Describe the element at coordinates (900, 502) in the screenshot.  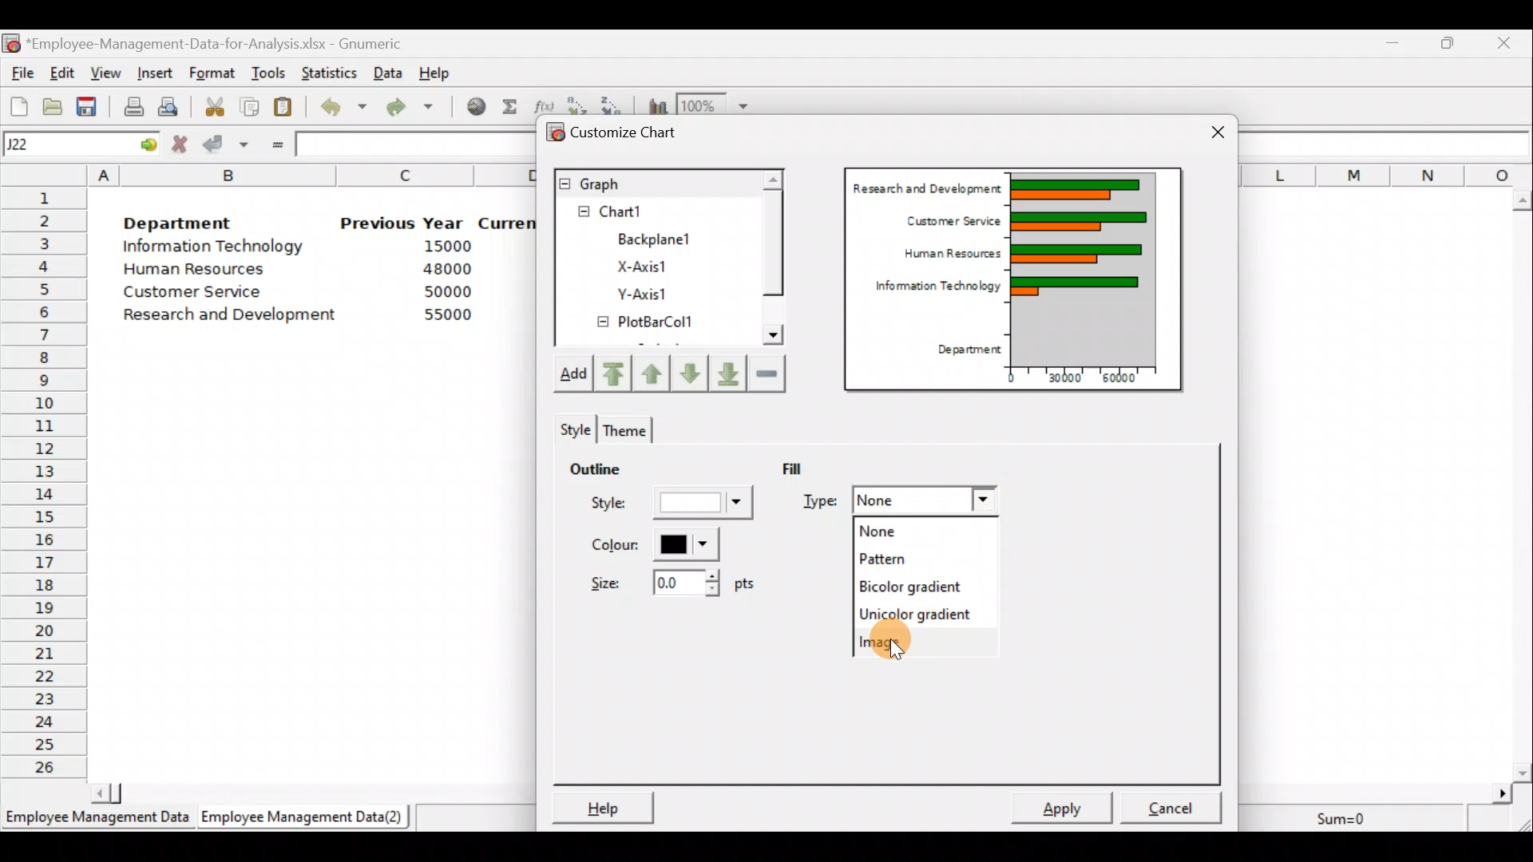
I see `Fill Type dropdown` at that location.